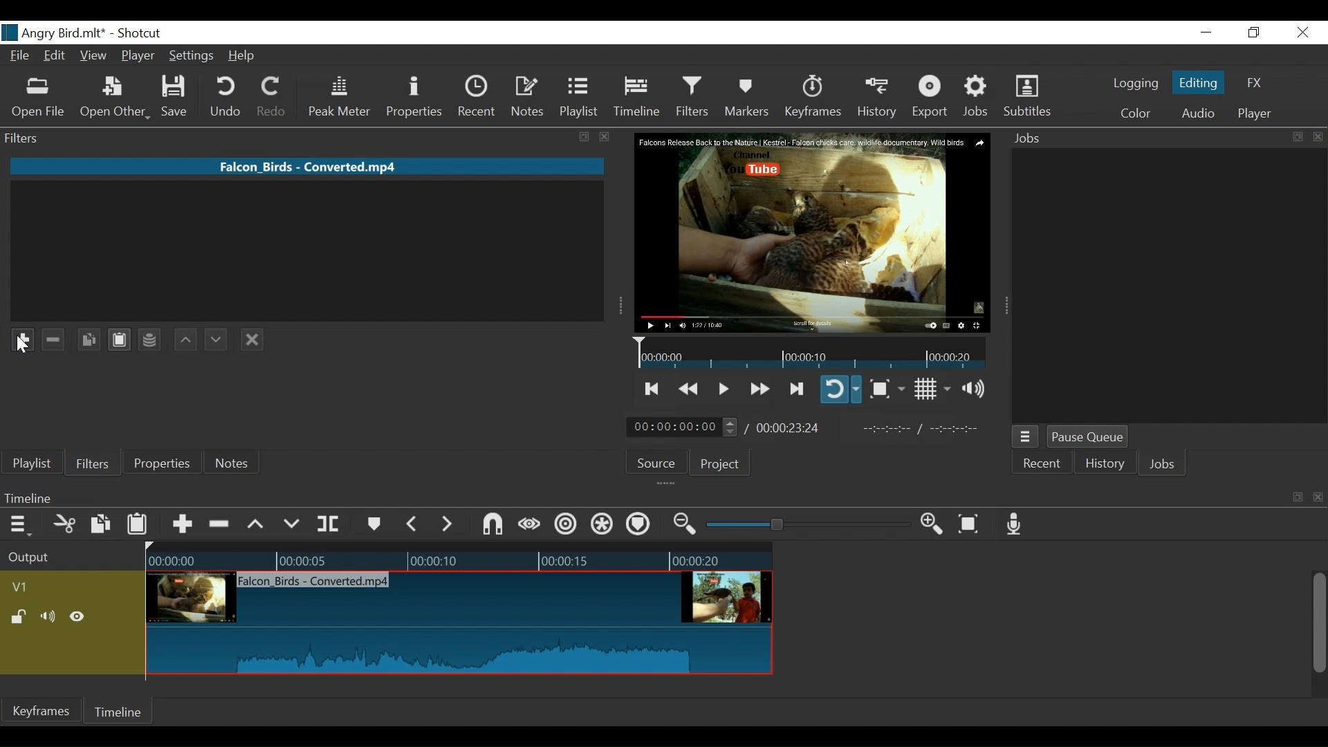 This screenshot has width=1328, height=747. Describe the element at coordinates (528, 97) in the screenshot. I see `Notes` at that location.